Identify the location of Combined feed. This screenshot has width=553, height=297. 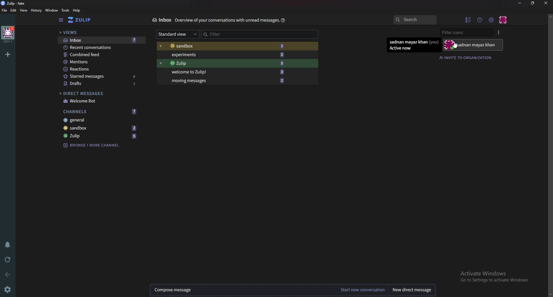
(101, 55).